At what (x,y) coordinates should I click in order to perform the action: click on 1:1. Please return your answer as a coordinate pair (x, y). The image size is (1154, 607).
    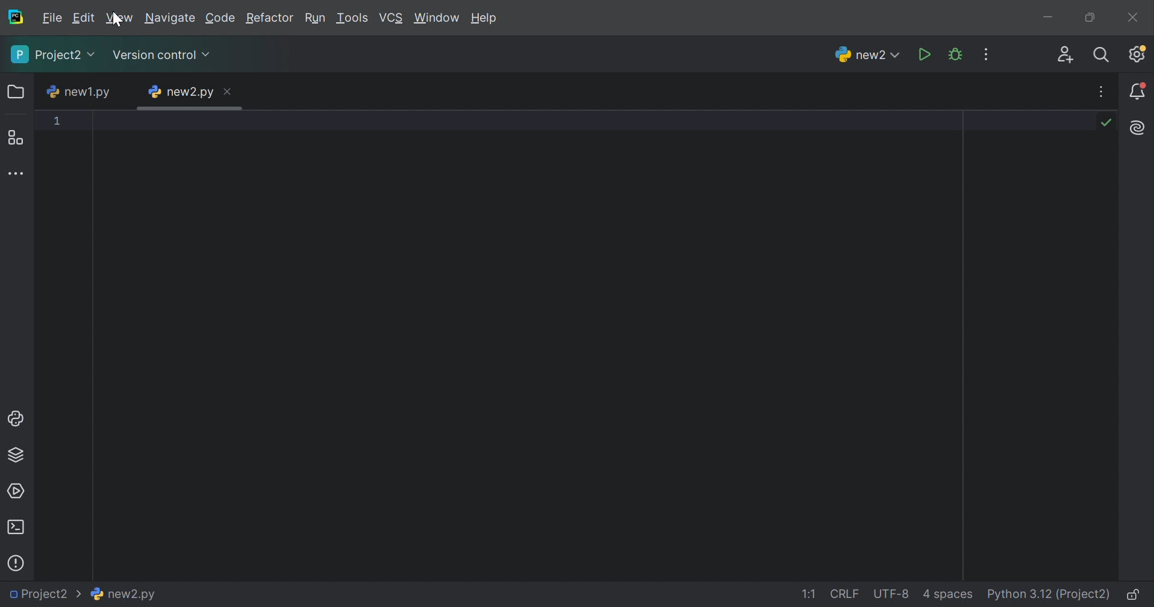
    Looking at the image, I should click on (809, 595).